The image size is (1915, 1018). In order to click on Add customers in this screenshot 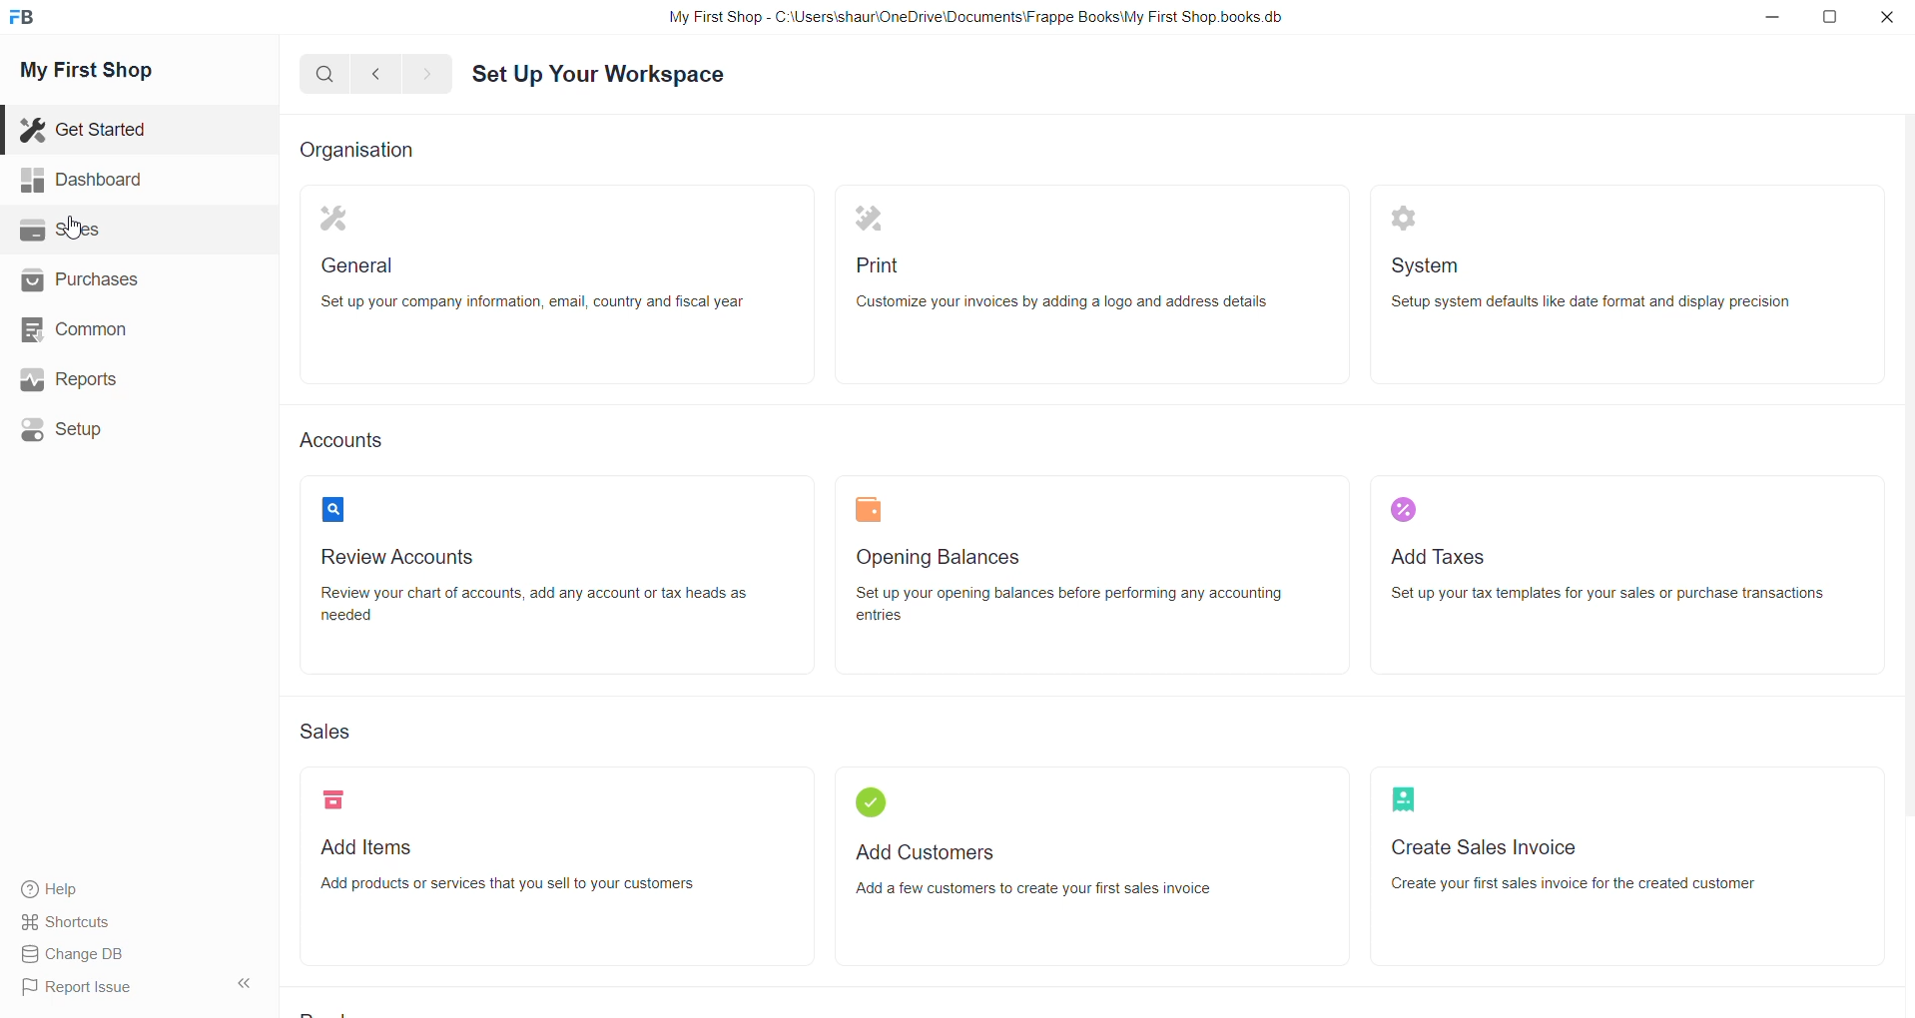, I will do `click(1093, 867)`.